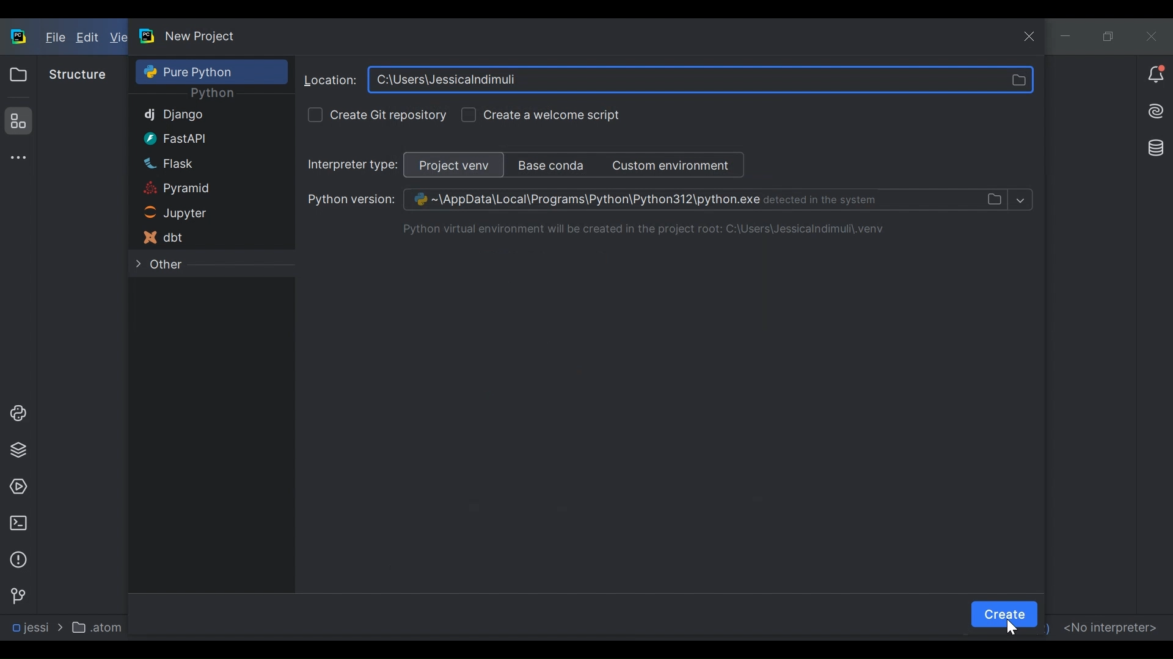 This screenshot has height=659, width=1173. I want to click on <No interpreter>, so click(1109, 626).